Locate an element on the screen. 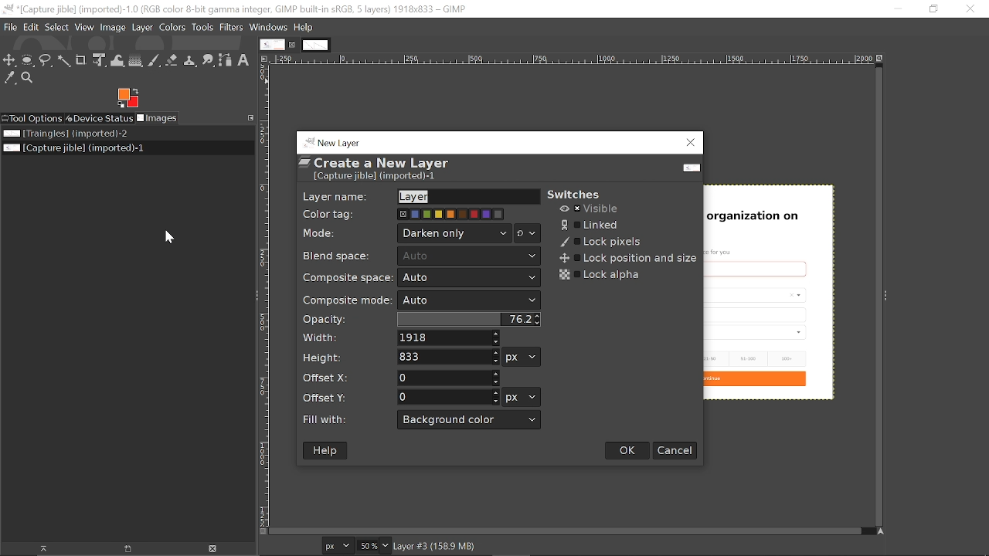 The image size is (989, 556). = Create a New Layer
i rae a is located at coordinates (381, 168).